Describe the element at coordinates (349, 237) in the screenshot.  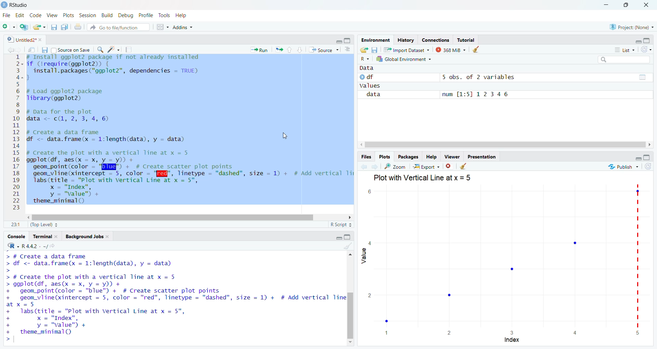
I see `maximise` at that location.